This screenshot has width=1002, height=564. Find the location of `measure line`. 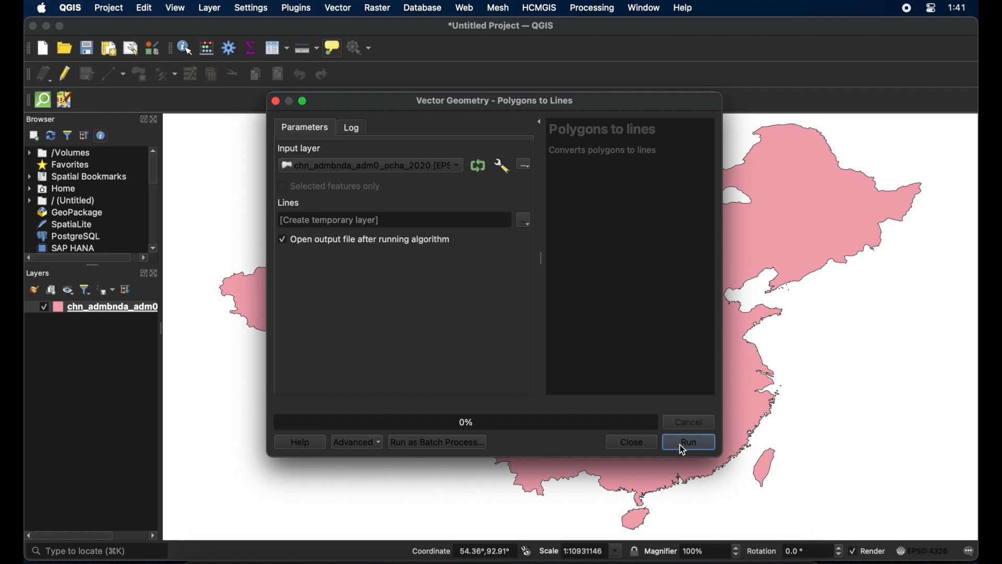

measure line is located at coordinates (307, 46).